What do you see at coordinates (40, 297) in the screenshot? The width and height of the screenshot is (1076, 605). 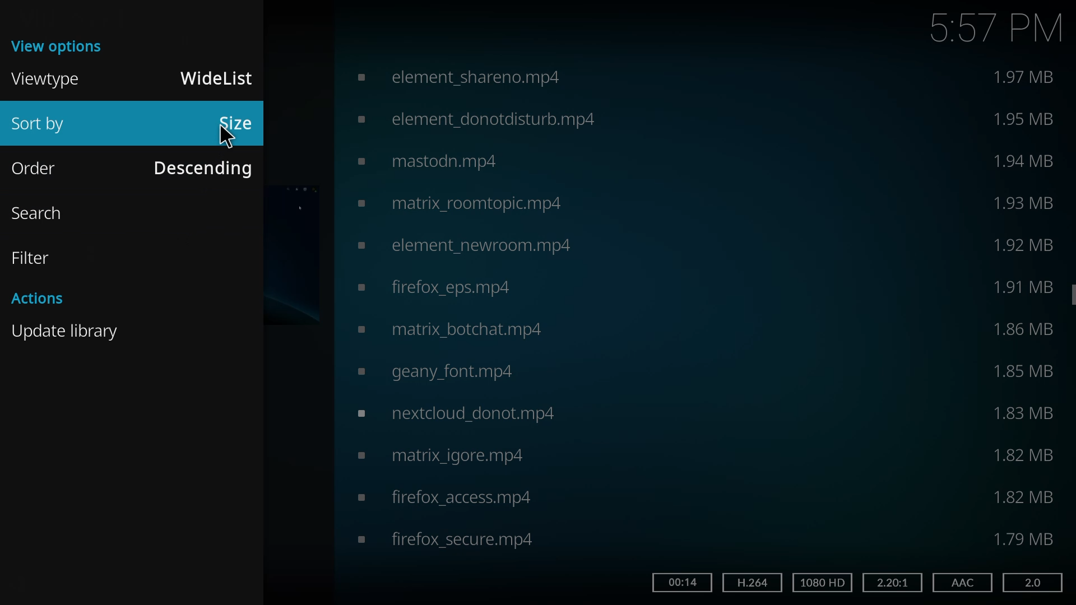 I see `actions` at bounding box center [40, 297].